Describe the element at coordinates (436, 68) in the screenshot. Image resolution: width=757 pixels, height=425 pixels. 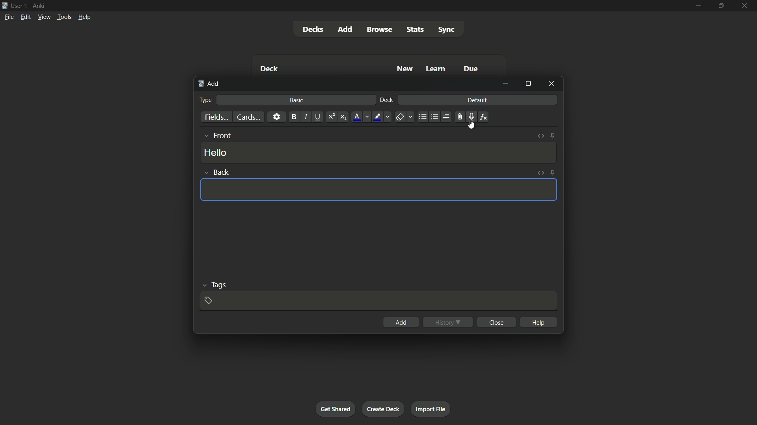
I see `learn` at that location.